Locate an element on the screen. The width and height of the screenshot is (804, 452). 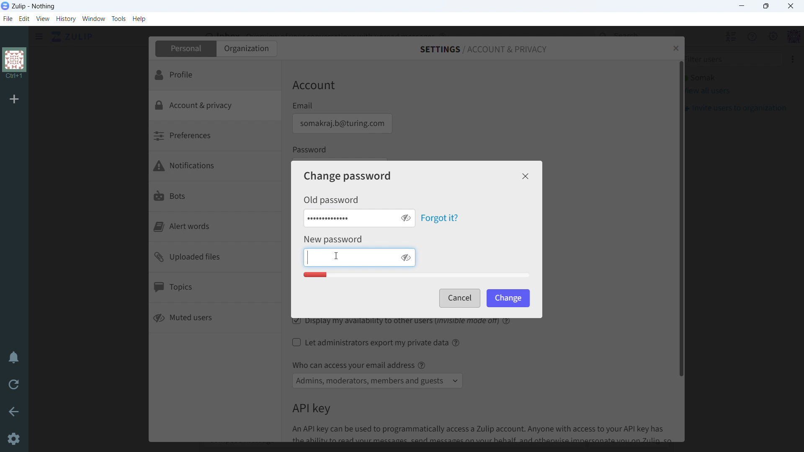
go back is located at coordinates (14, 411).